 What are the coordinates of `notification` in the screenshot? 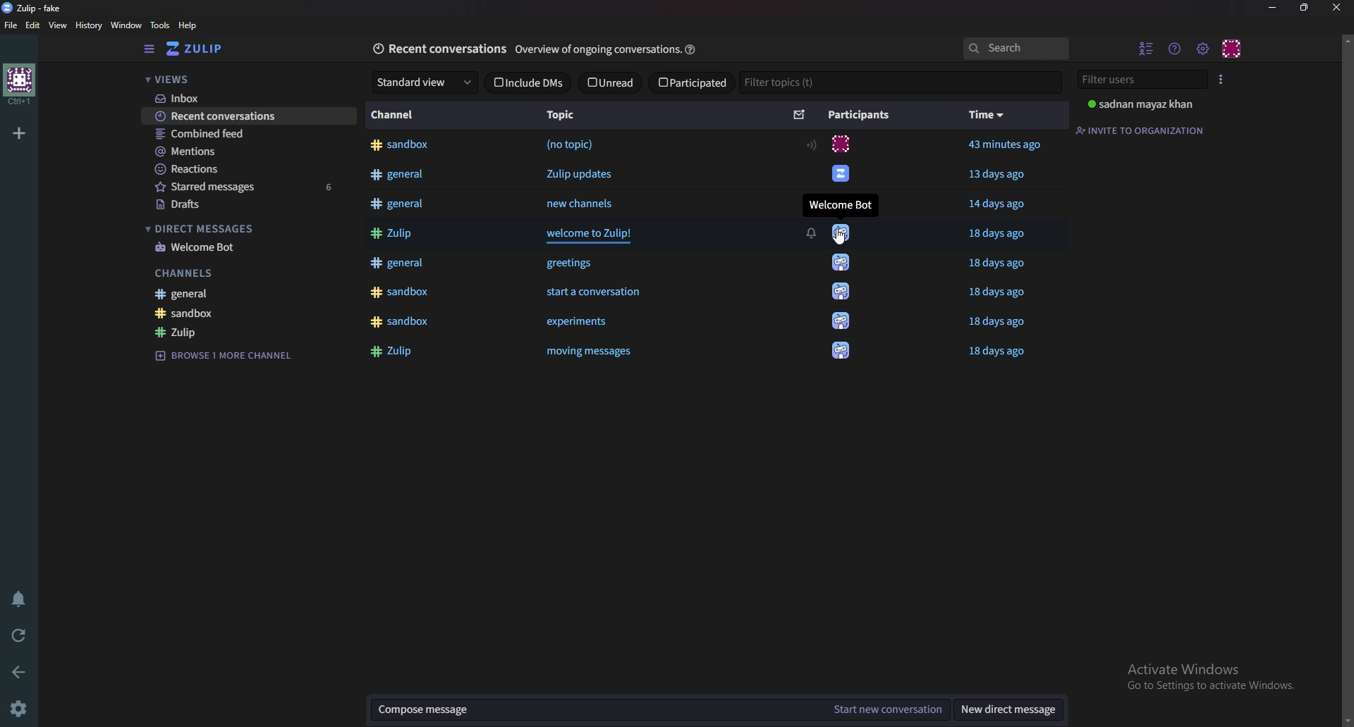 It's located at (807, 232).